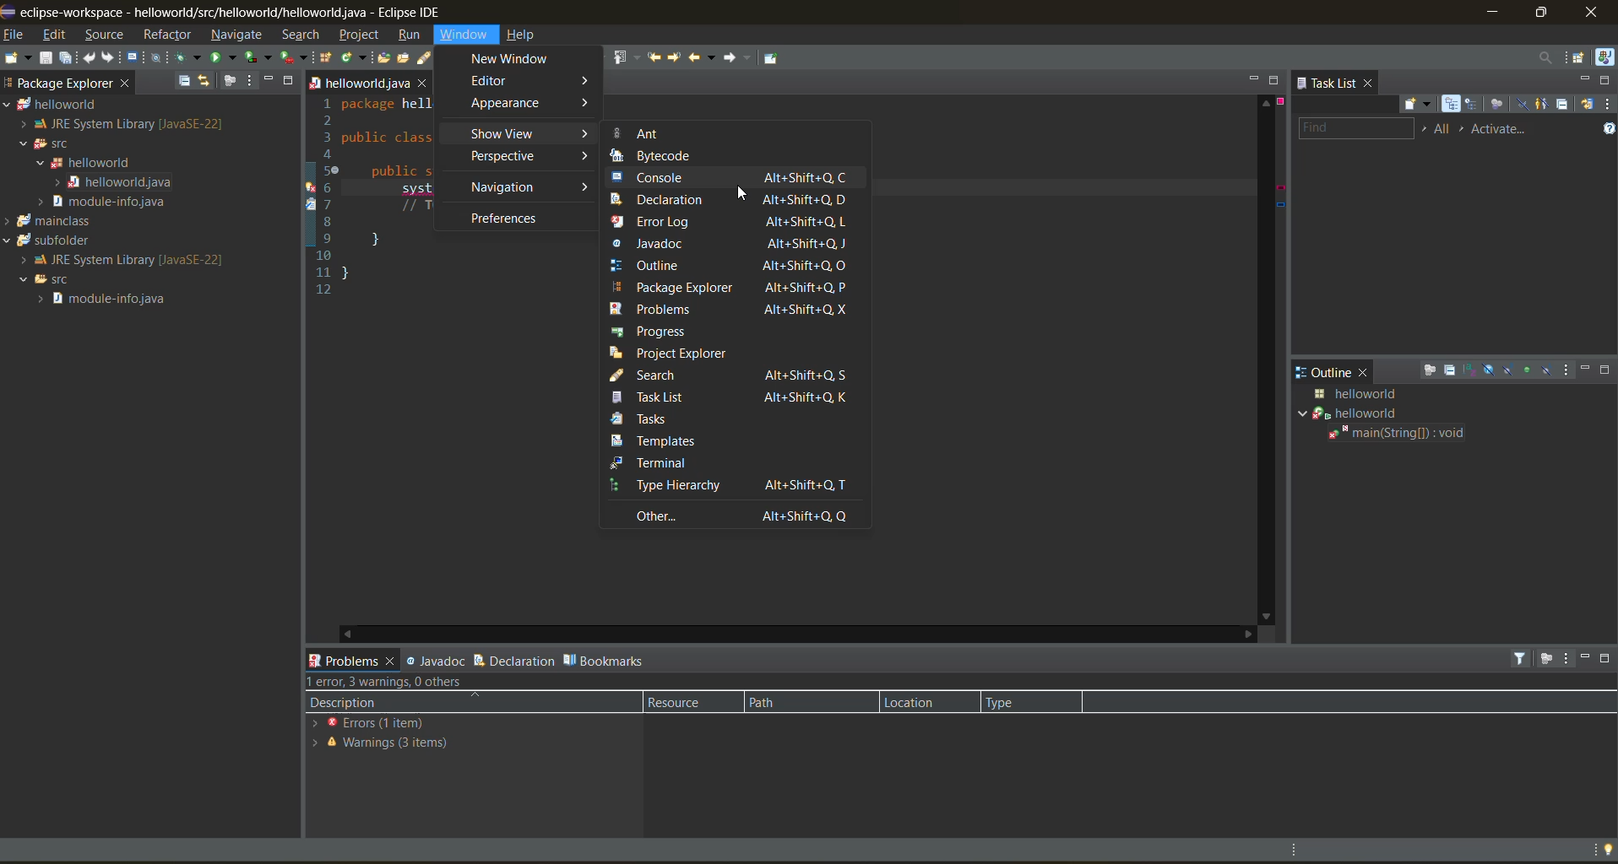  Describe the element at coordinates (252, 79) in the screenshot. I see `view menu` at that location.